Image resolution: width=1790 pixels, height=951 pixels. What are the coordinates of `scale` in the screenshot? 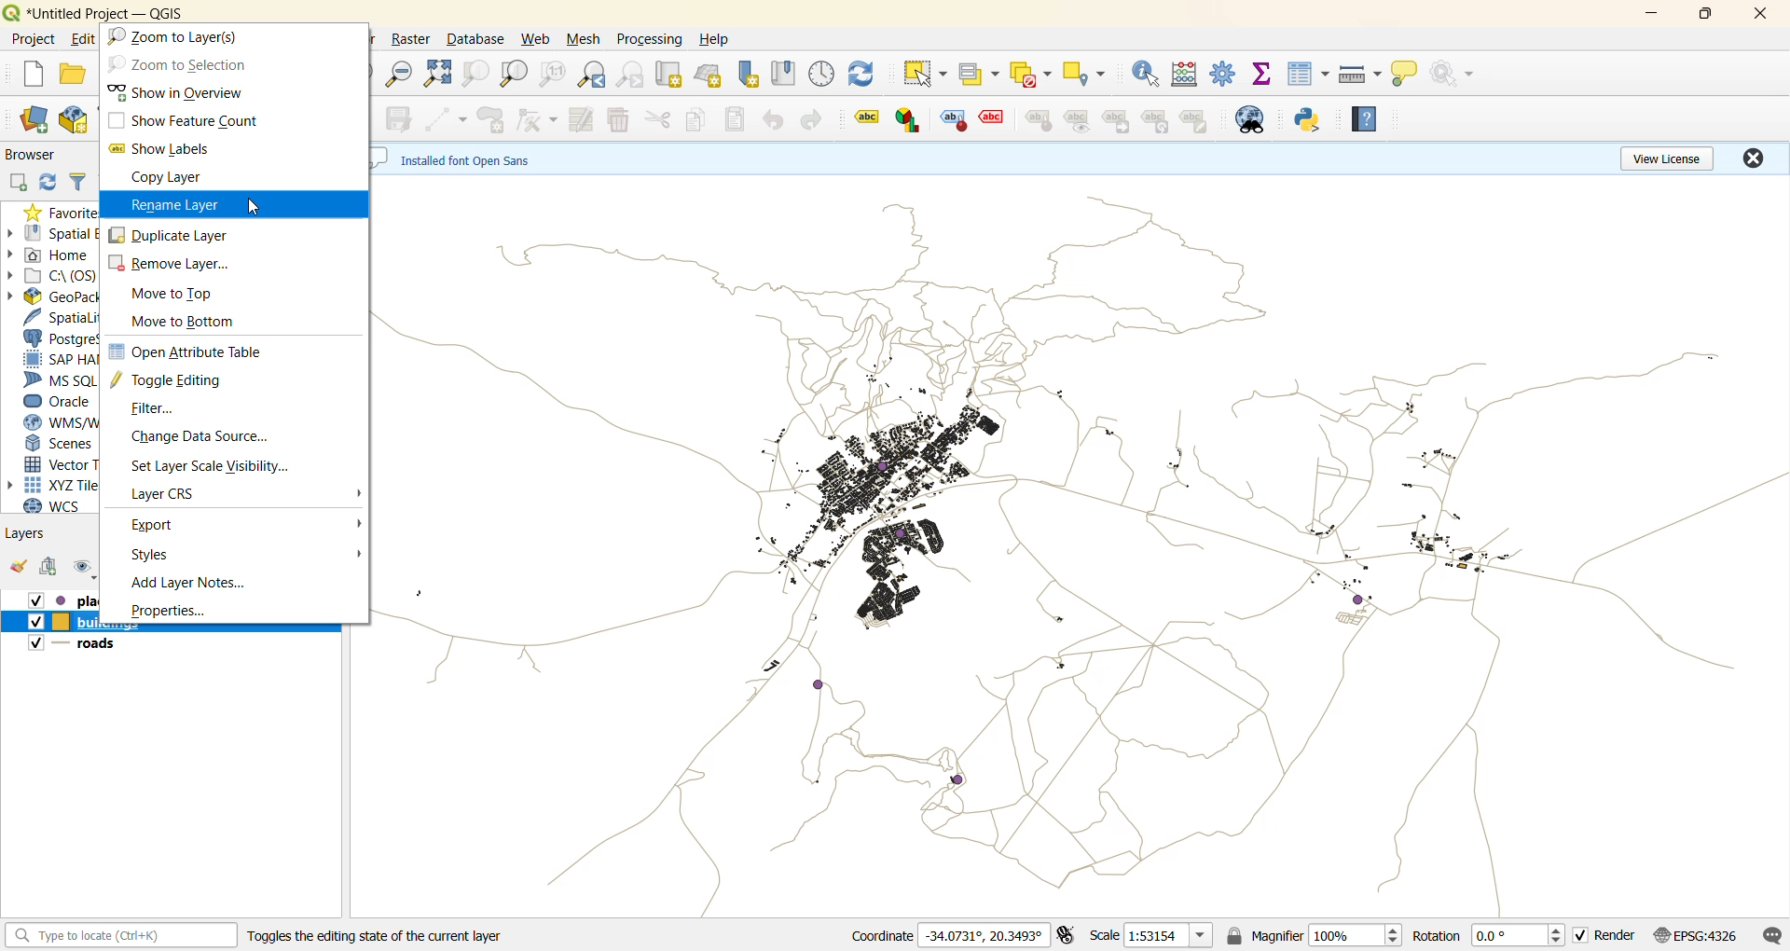 It's located at (1162, 936).